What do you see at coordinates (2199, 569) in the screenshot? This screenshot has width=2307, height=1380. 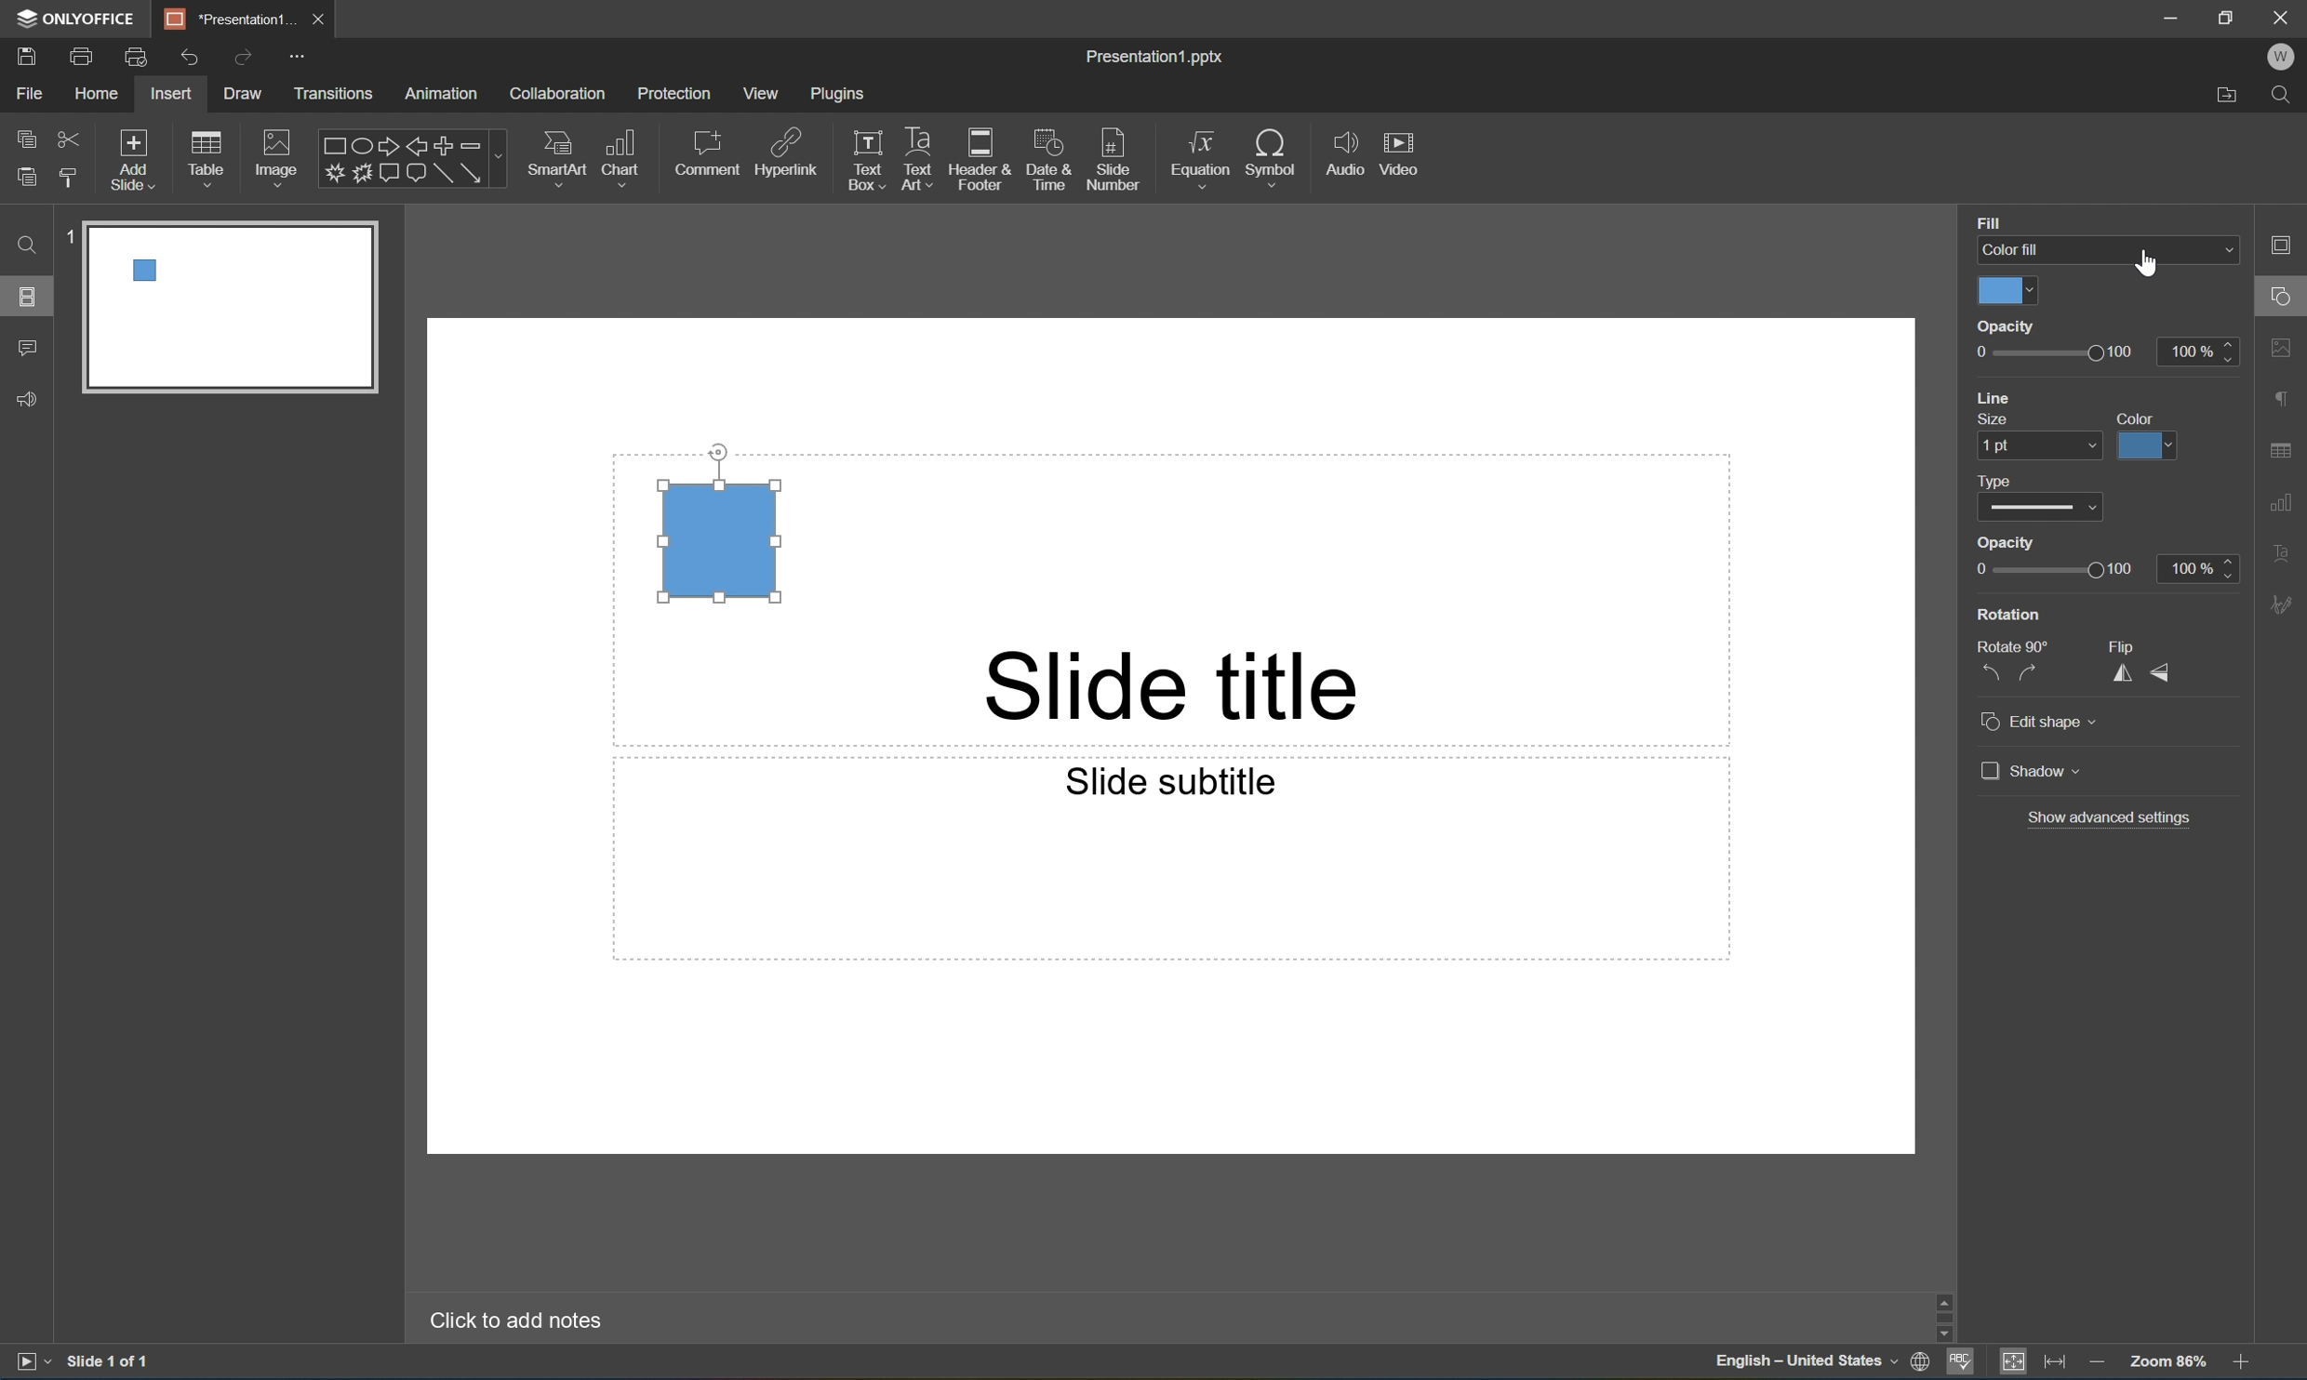 I see `100%` at bounding box center [2199, 569].